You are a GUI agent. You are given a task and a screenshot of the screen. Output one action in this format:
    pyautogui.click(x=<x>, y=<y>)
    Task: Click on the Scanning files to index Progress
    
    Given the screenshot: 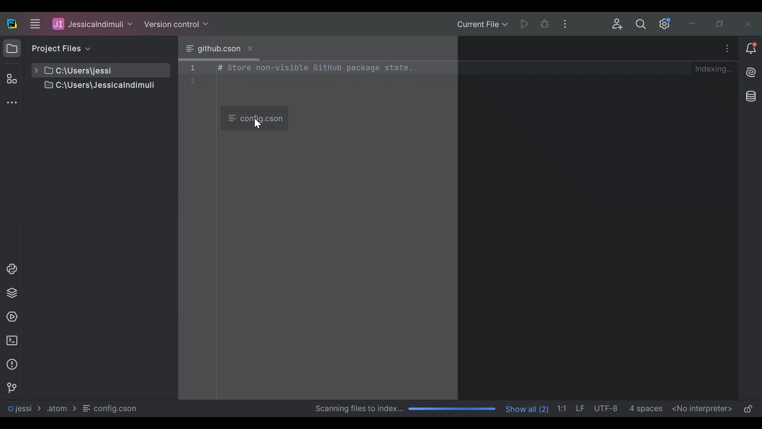 What is the action you would take?
    pyautogui.click(x=403, y=409)
    